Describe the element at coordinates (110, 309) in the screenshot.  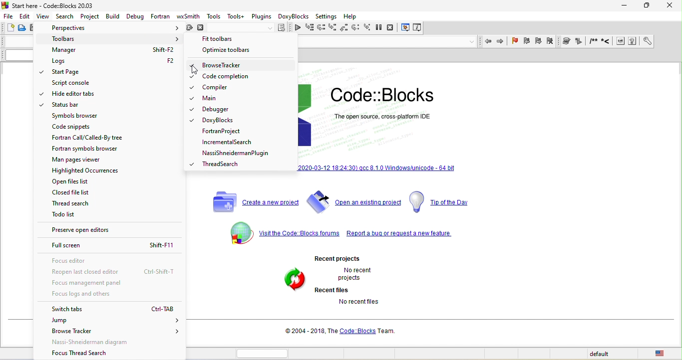
I see `switch tabs` at that location.